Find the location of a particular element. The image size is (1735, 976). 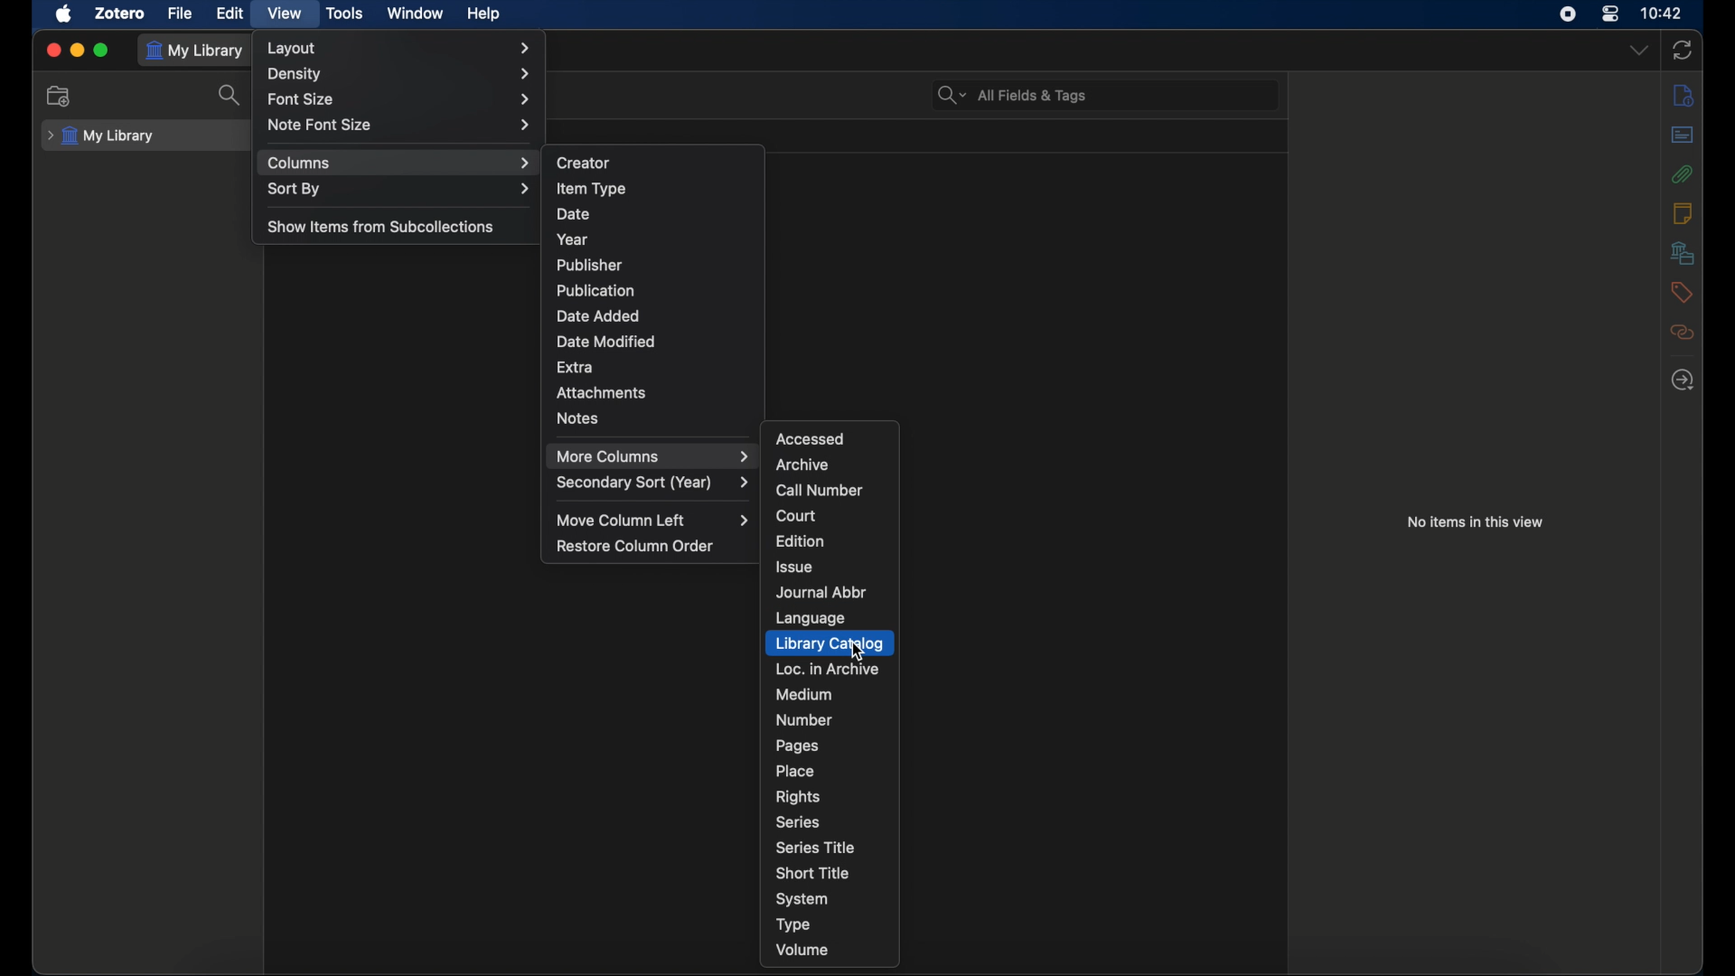

columns is located at coordinates (399, 163).